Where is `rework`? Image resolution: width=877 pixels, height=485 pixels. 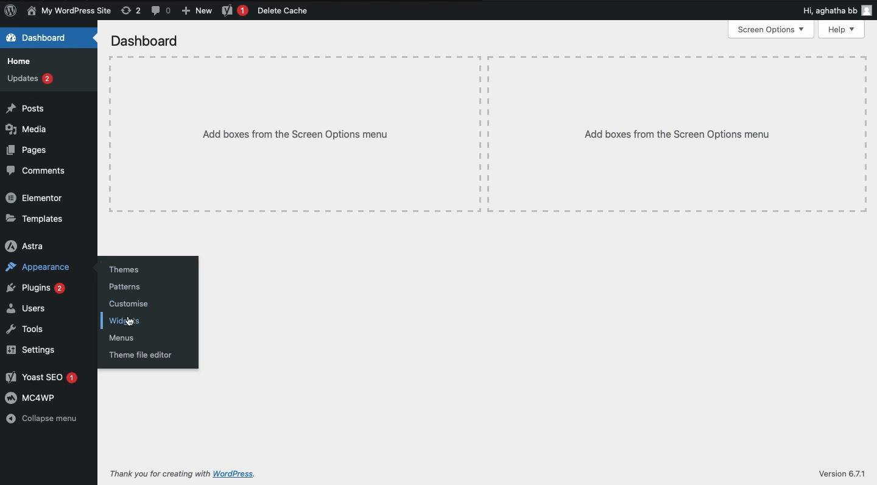
rework is located at coordinates (133, 12).